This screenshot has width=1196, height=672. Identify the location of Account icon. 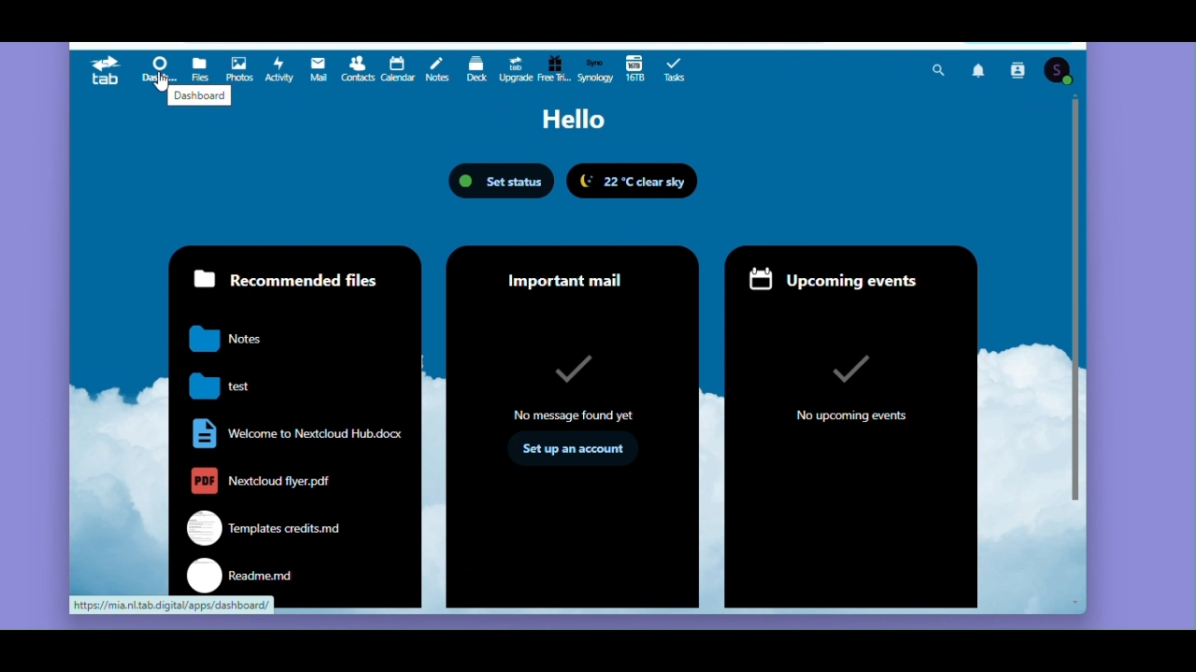
(1060, 67).